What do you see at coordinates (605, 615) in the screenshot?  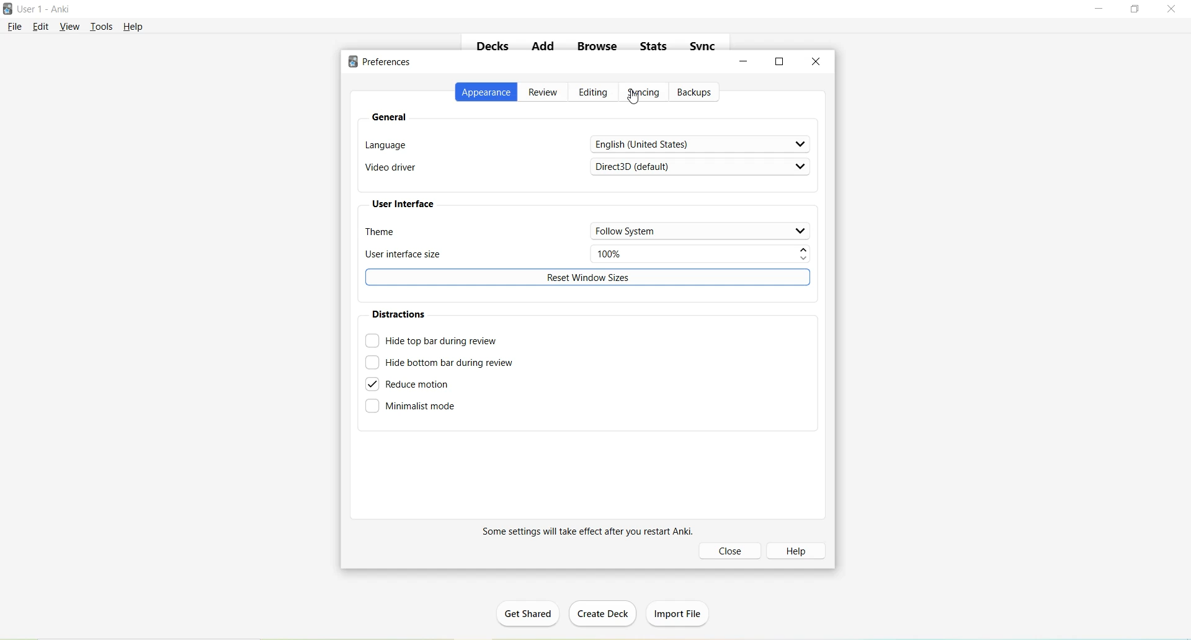 I see `Create Deck` at bounding box center [605, 615].